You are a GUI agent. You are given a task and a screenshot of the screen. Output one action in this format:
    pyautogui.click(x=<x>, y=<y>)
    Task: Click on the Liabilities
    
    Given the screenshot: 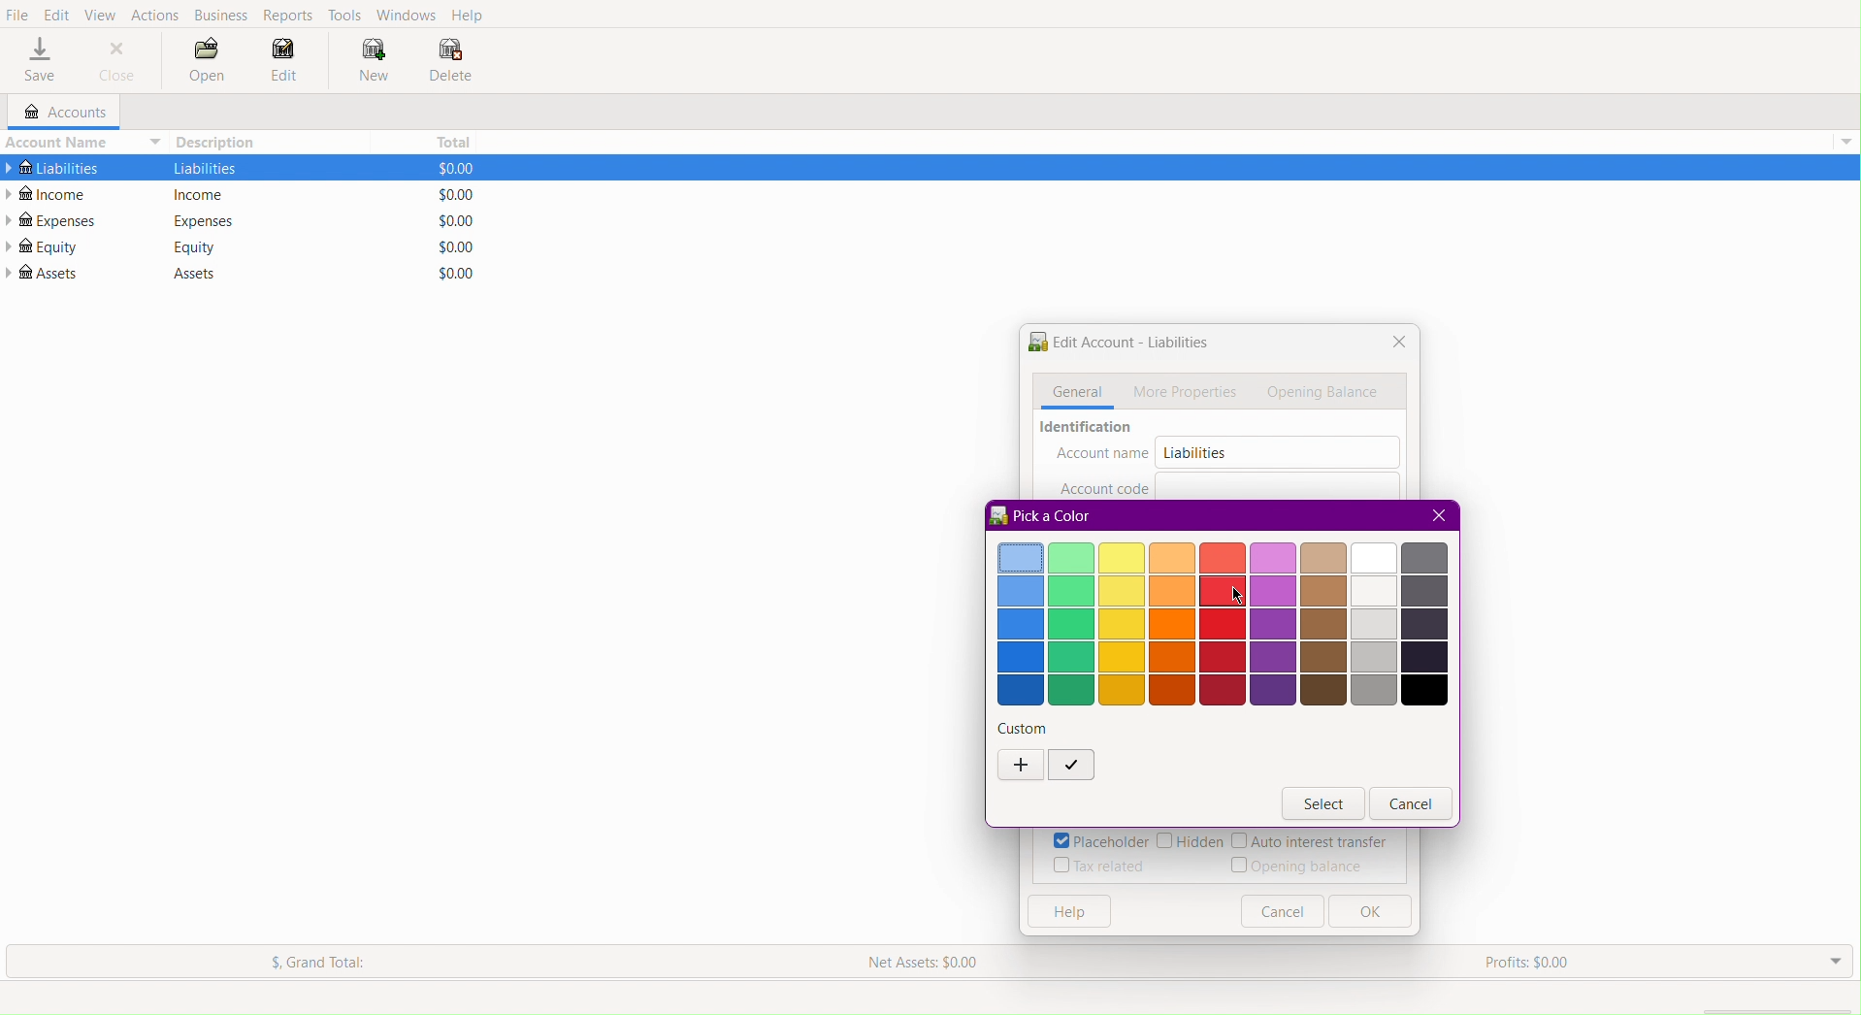 What is the action you would take?
    pyautogui.click(x=1193, y=452)
    